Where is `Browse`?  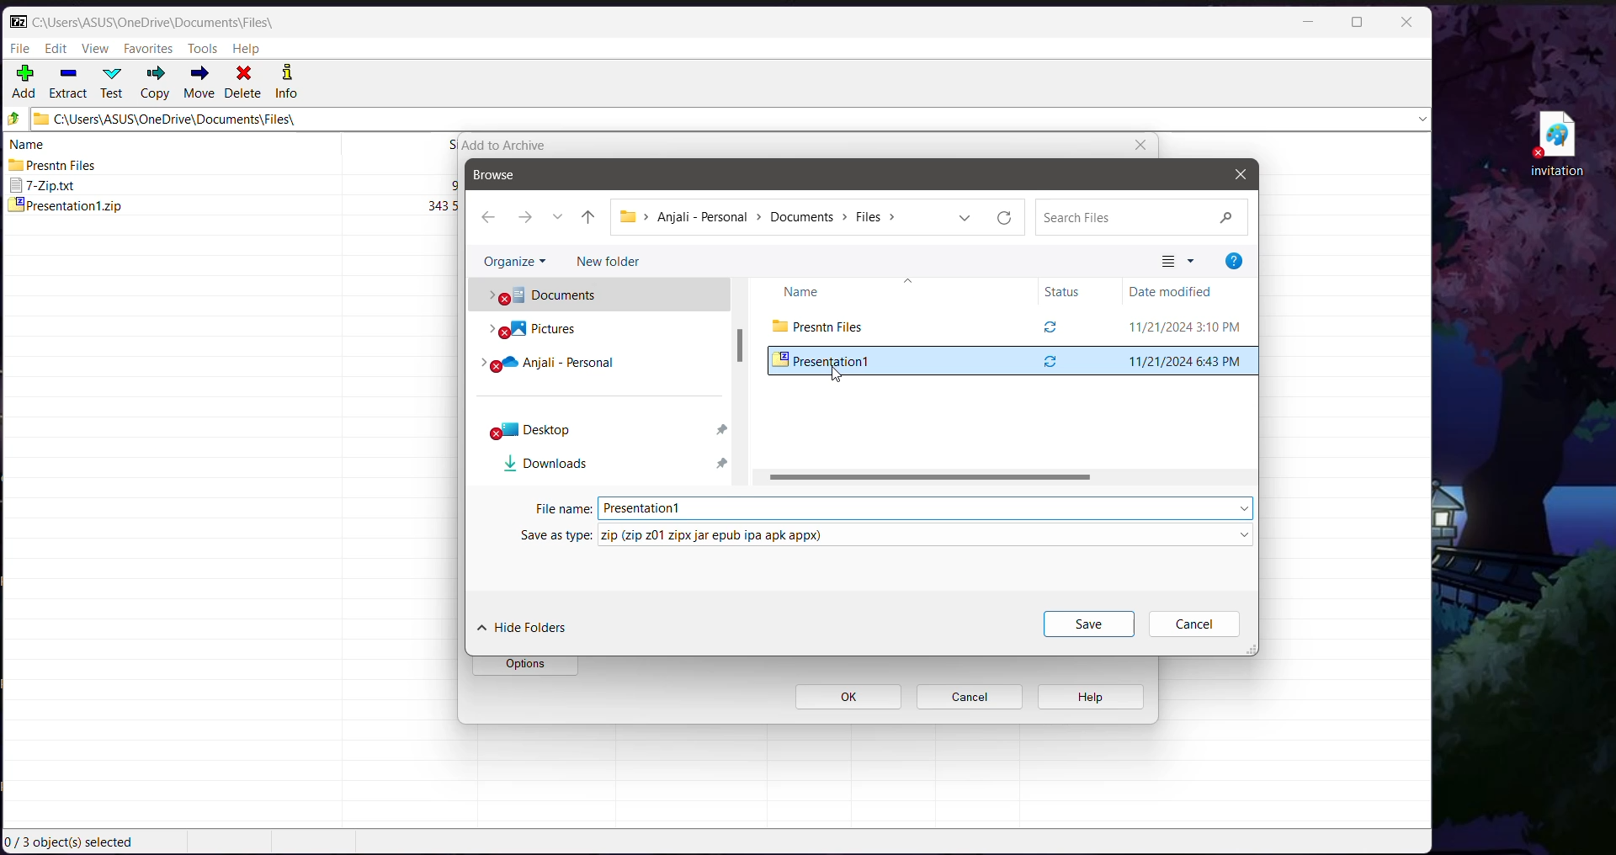 Browse is located at coordinates (501, 176).